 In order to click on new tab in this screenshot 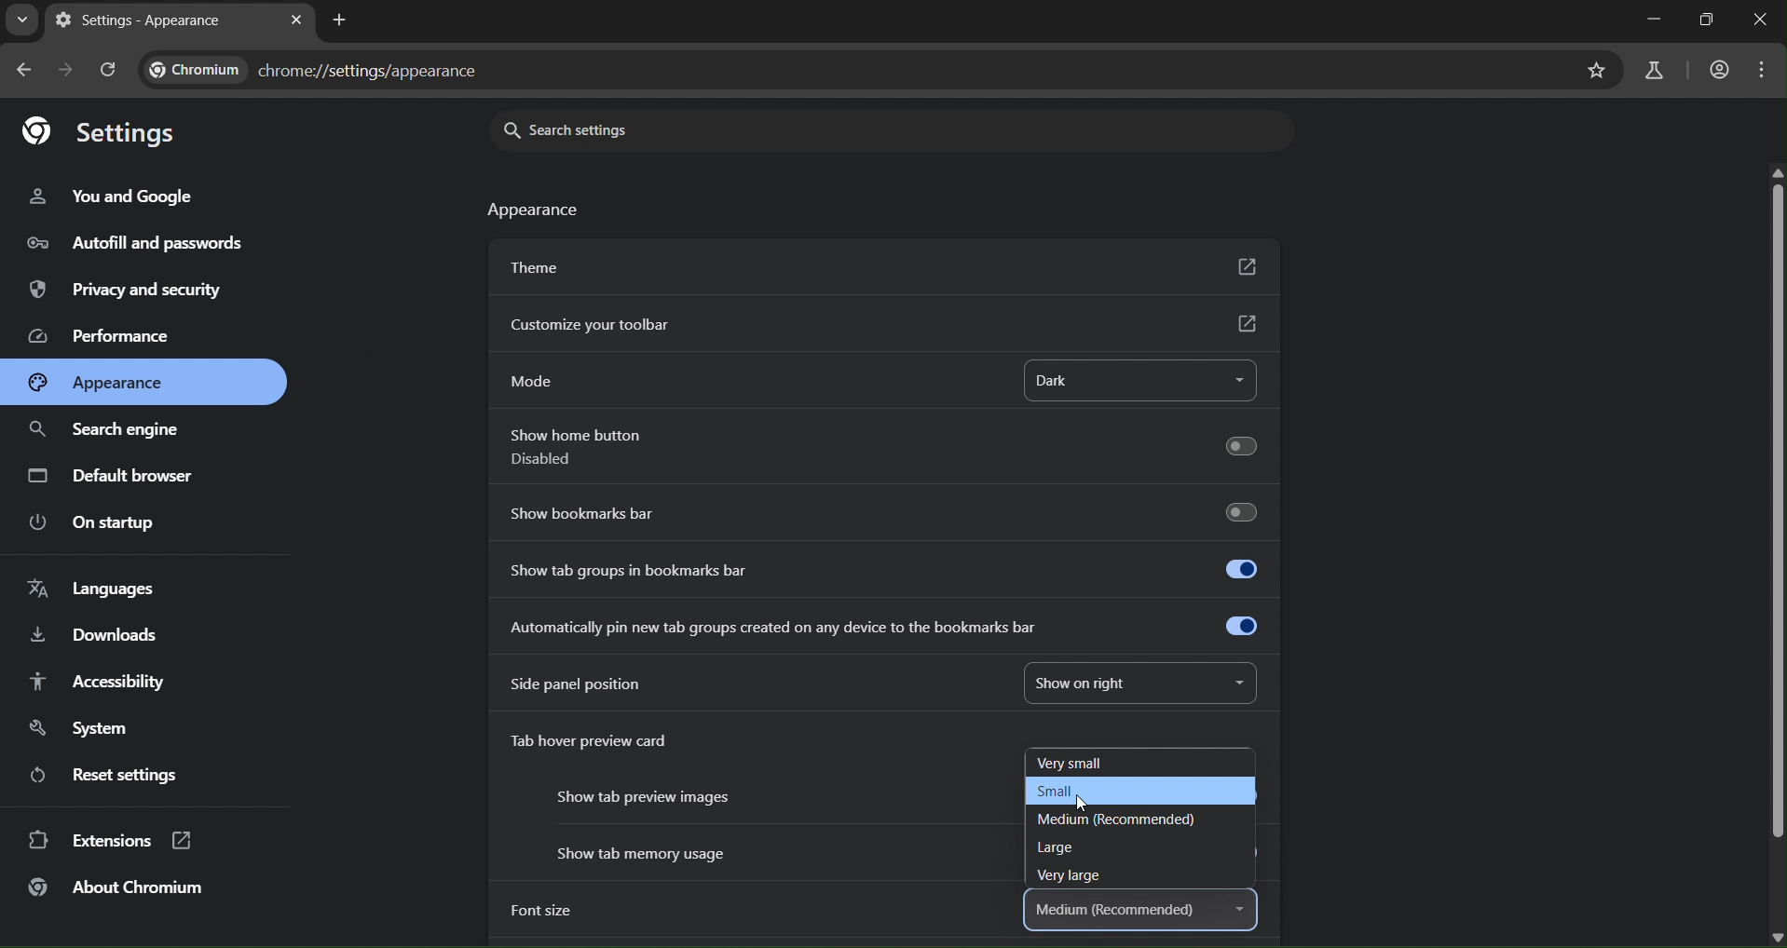, I will do `click(338, 23)`.